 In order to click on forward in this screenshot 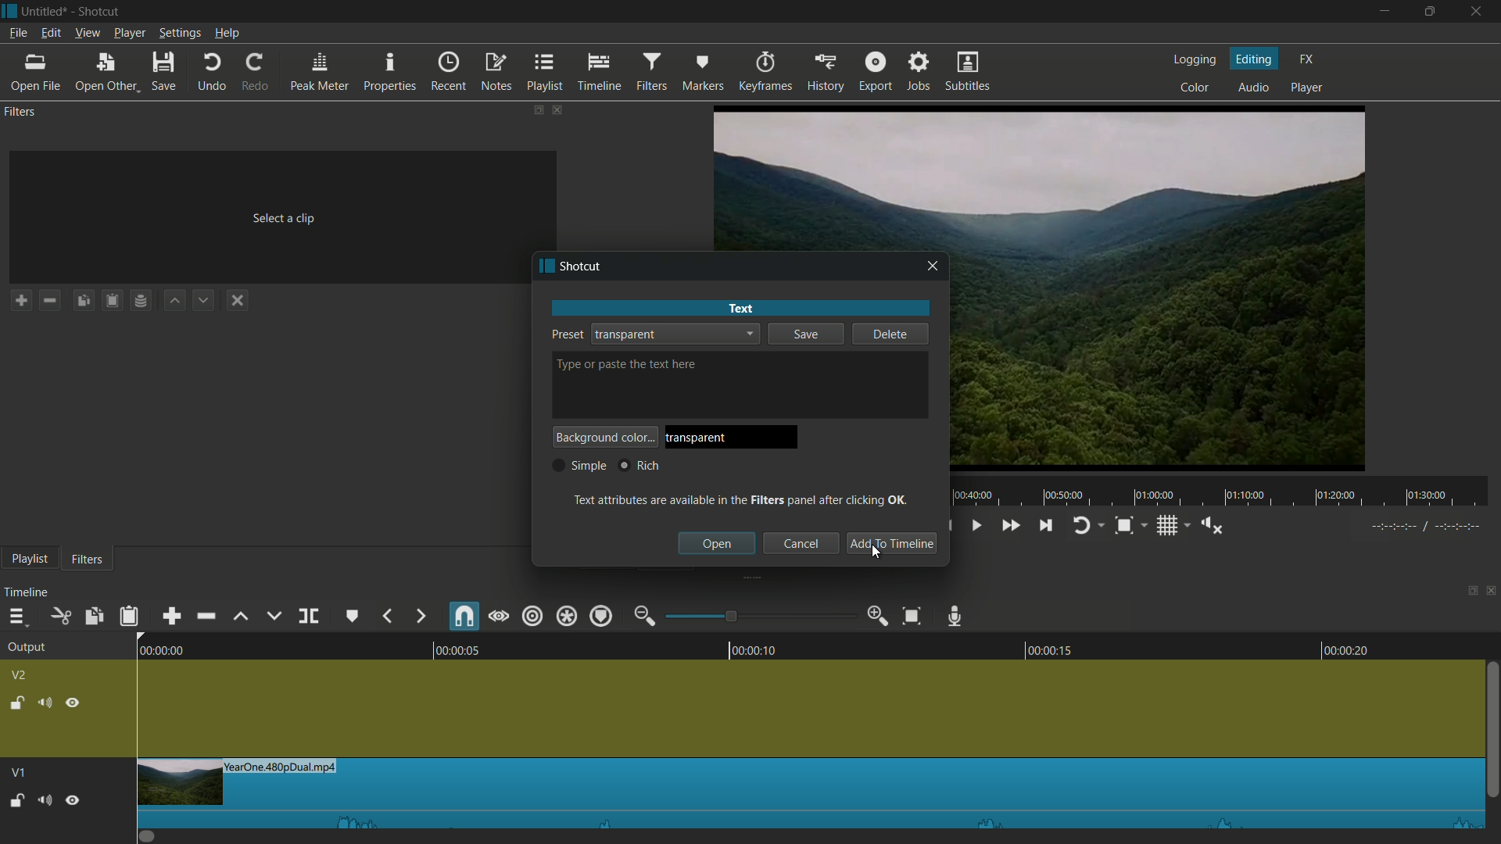, I will do `click(420, 616)`.